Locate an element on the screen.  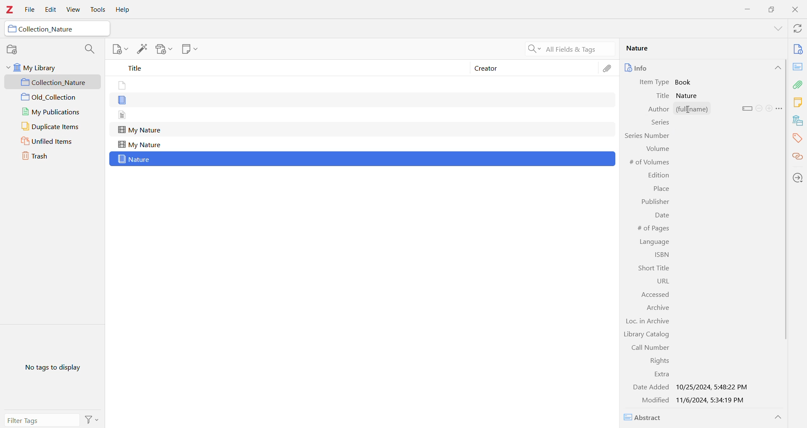
Add Note is located at coordinates (119, 49).